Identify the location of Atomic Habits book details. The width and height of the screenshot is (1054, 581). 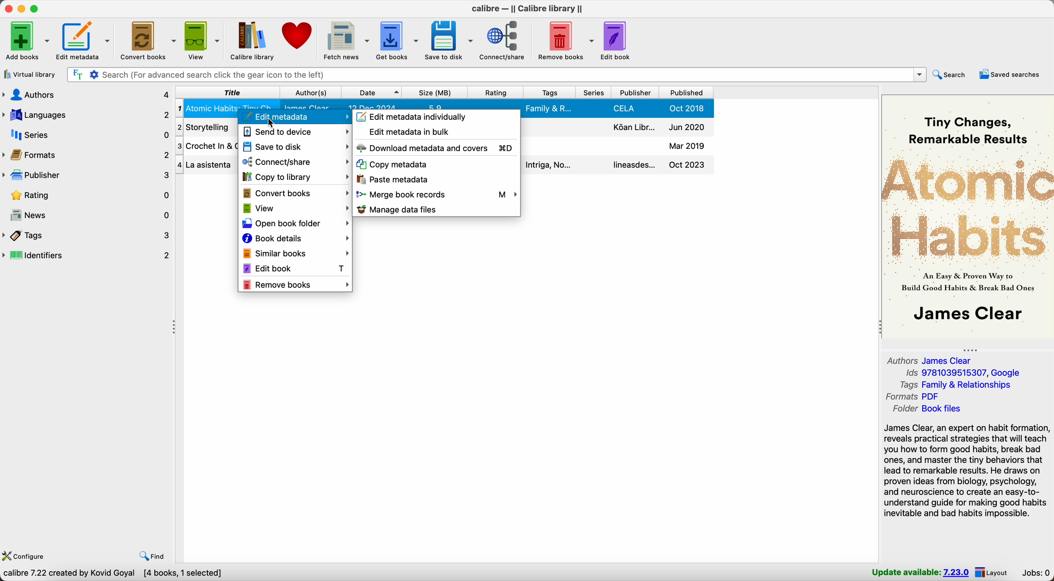
(442, 104).